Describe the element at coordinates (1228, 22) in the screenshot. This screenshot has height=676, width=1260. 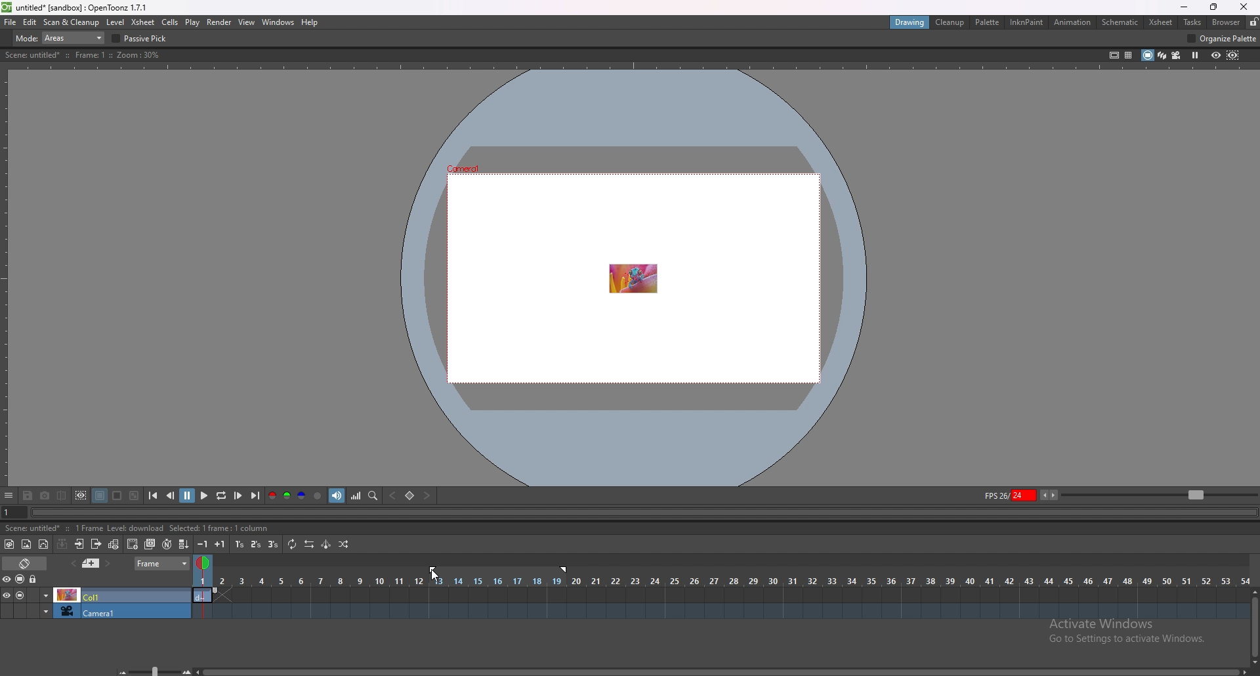
I see `browser` at that location.